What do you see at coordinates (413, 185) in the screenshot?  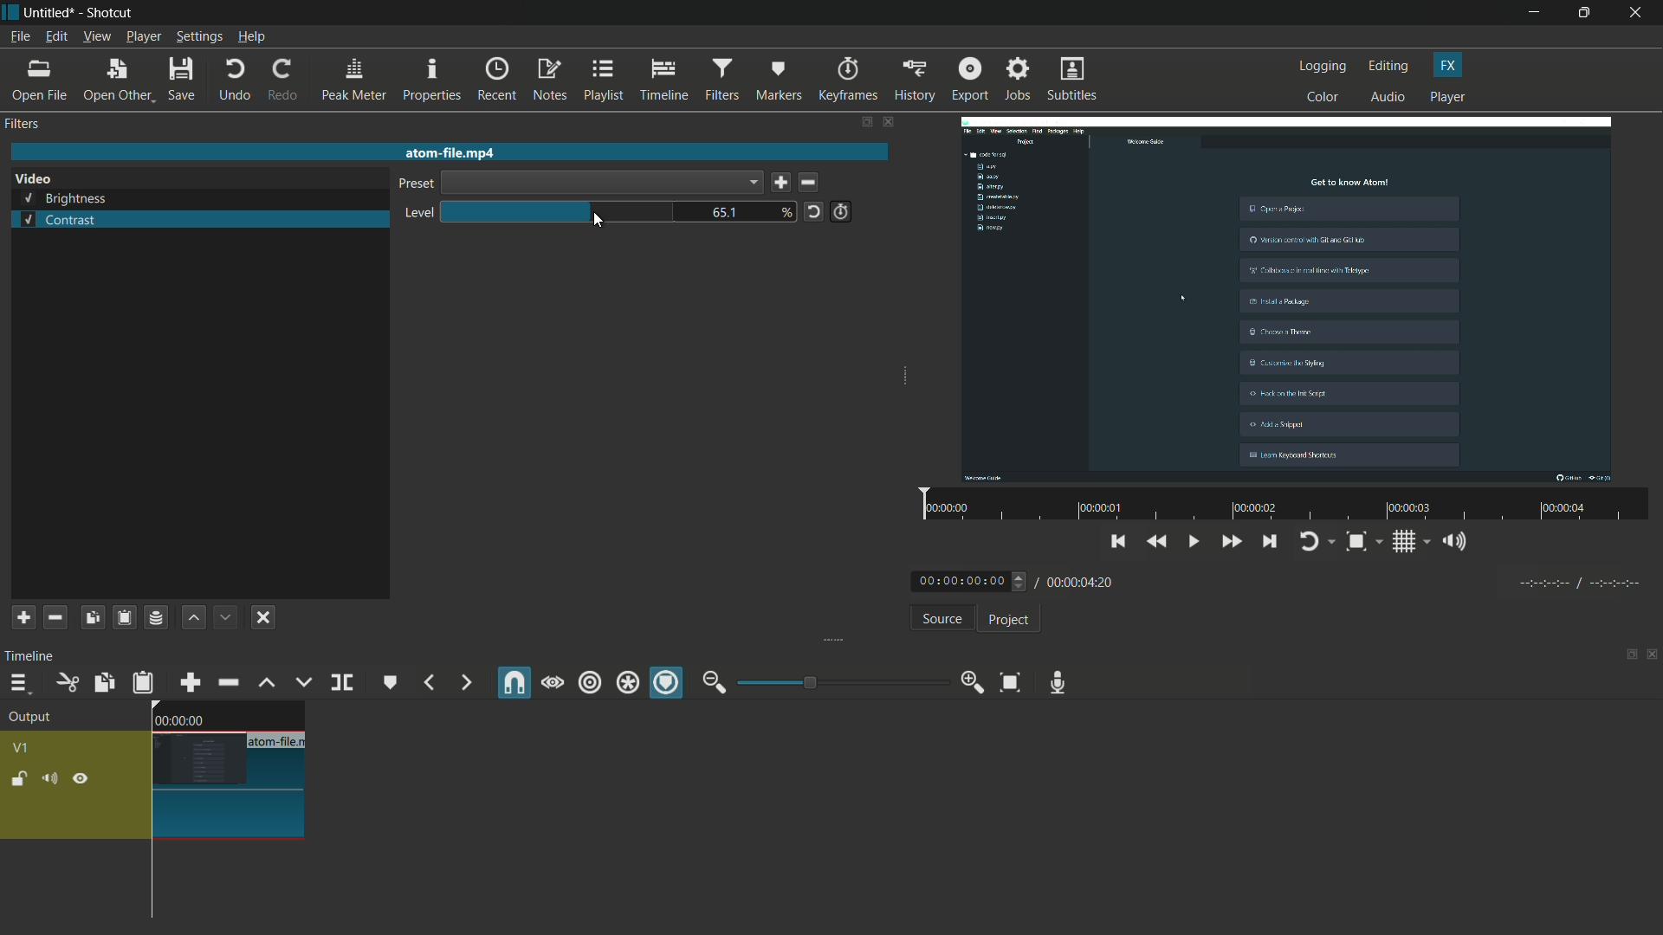 I see `preset` at bounding box center [413, 185].